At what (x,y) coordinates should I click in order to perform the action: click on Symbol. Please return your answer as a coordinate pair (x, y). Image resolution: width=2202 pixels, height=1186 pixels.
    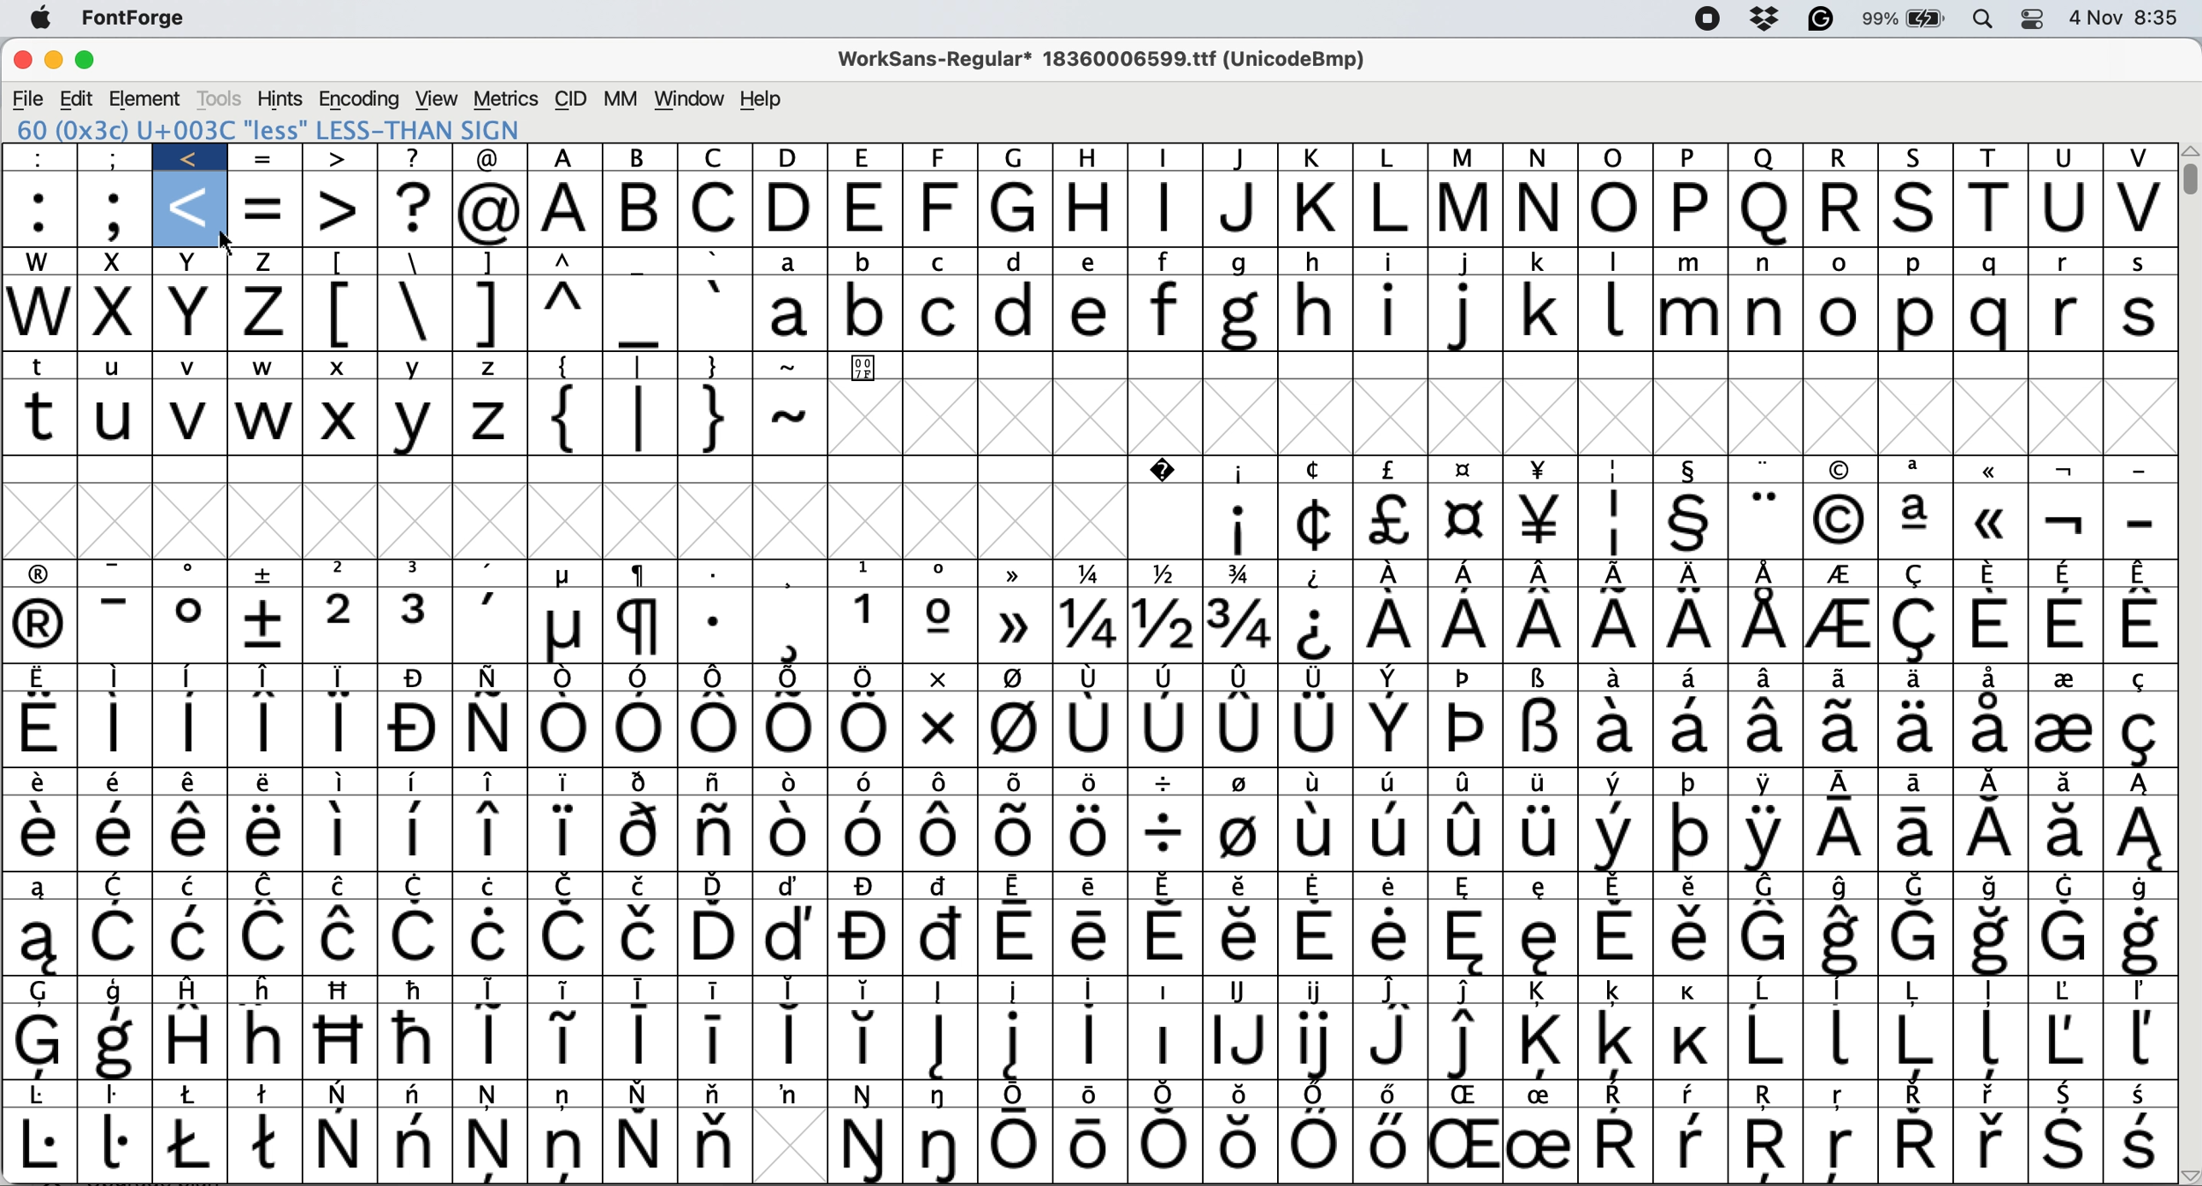
    Looking at the image, I should click on (717, 623).